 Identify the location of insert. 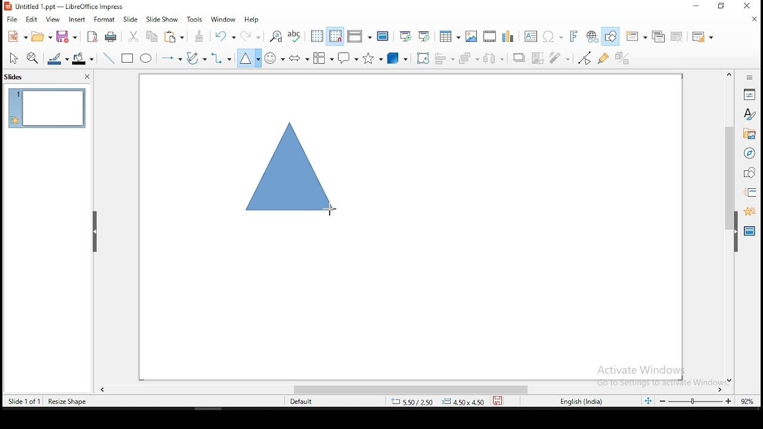
(78, 19).